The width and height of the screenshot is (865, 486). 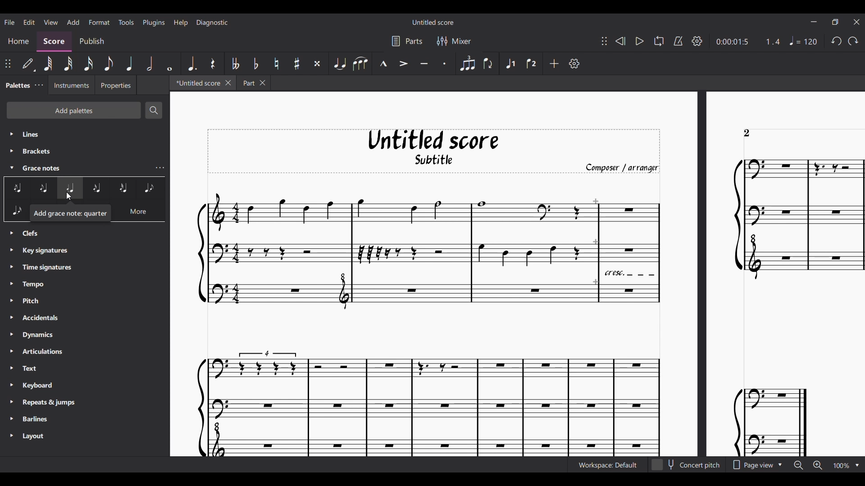 What do you see at coordinates (12, 144) in the screenshot?
I see `expand respective palette` at bounding box center [12, 144].